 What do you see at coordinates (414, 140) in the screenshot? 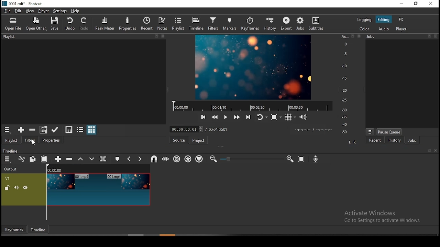
I see `jobs` at bounding box center [414, 140].